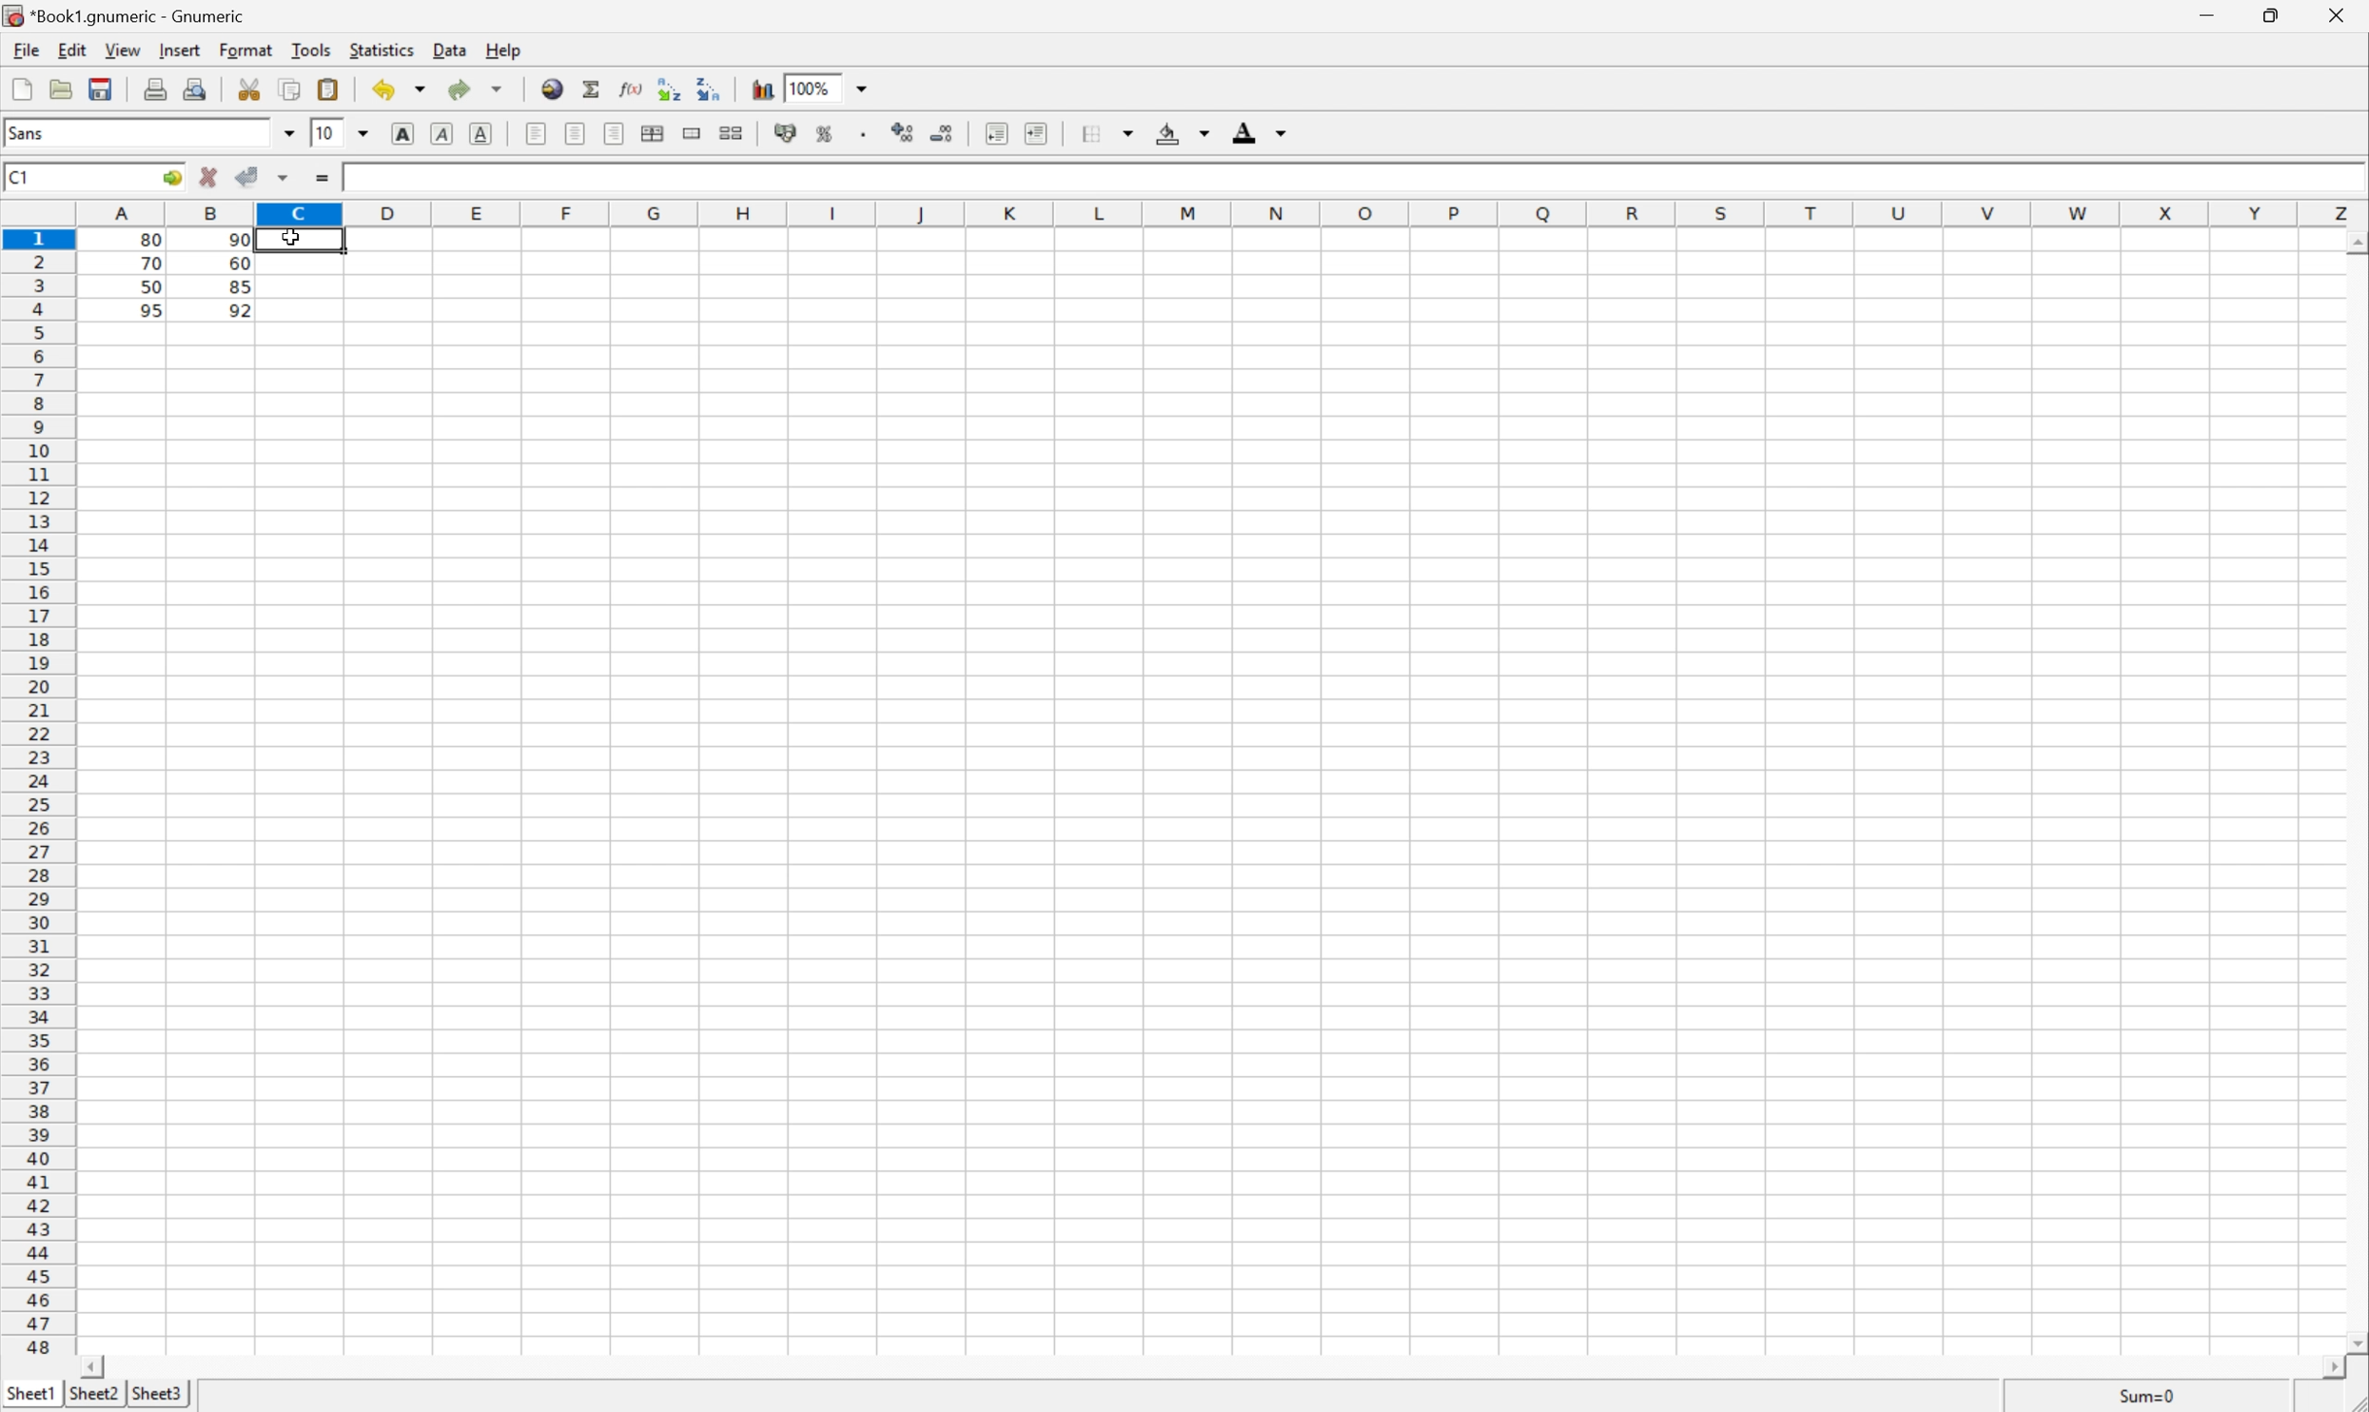 Image resolution: width=2369 pixels, height=1412 pixels. What do you see at coordinates (553, 86) in the screenshot?
I see `Insert hyperlink` at bounding box center [553, 86].